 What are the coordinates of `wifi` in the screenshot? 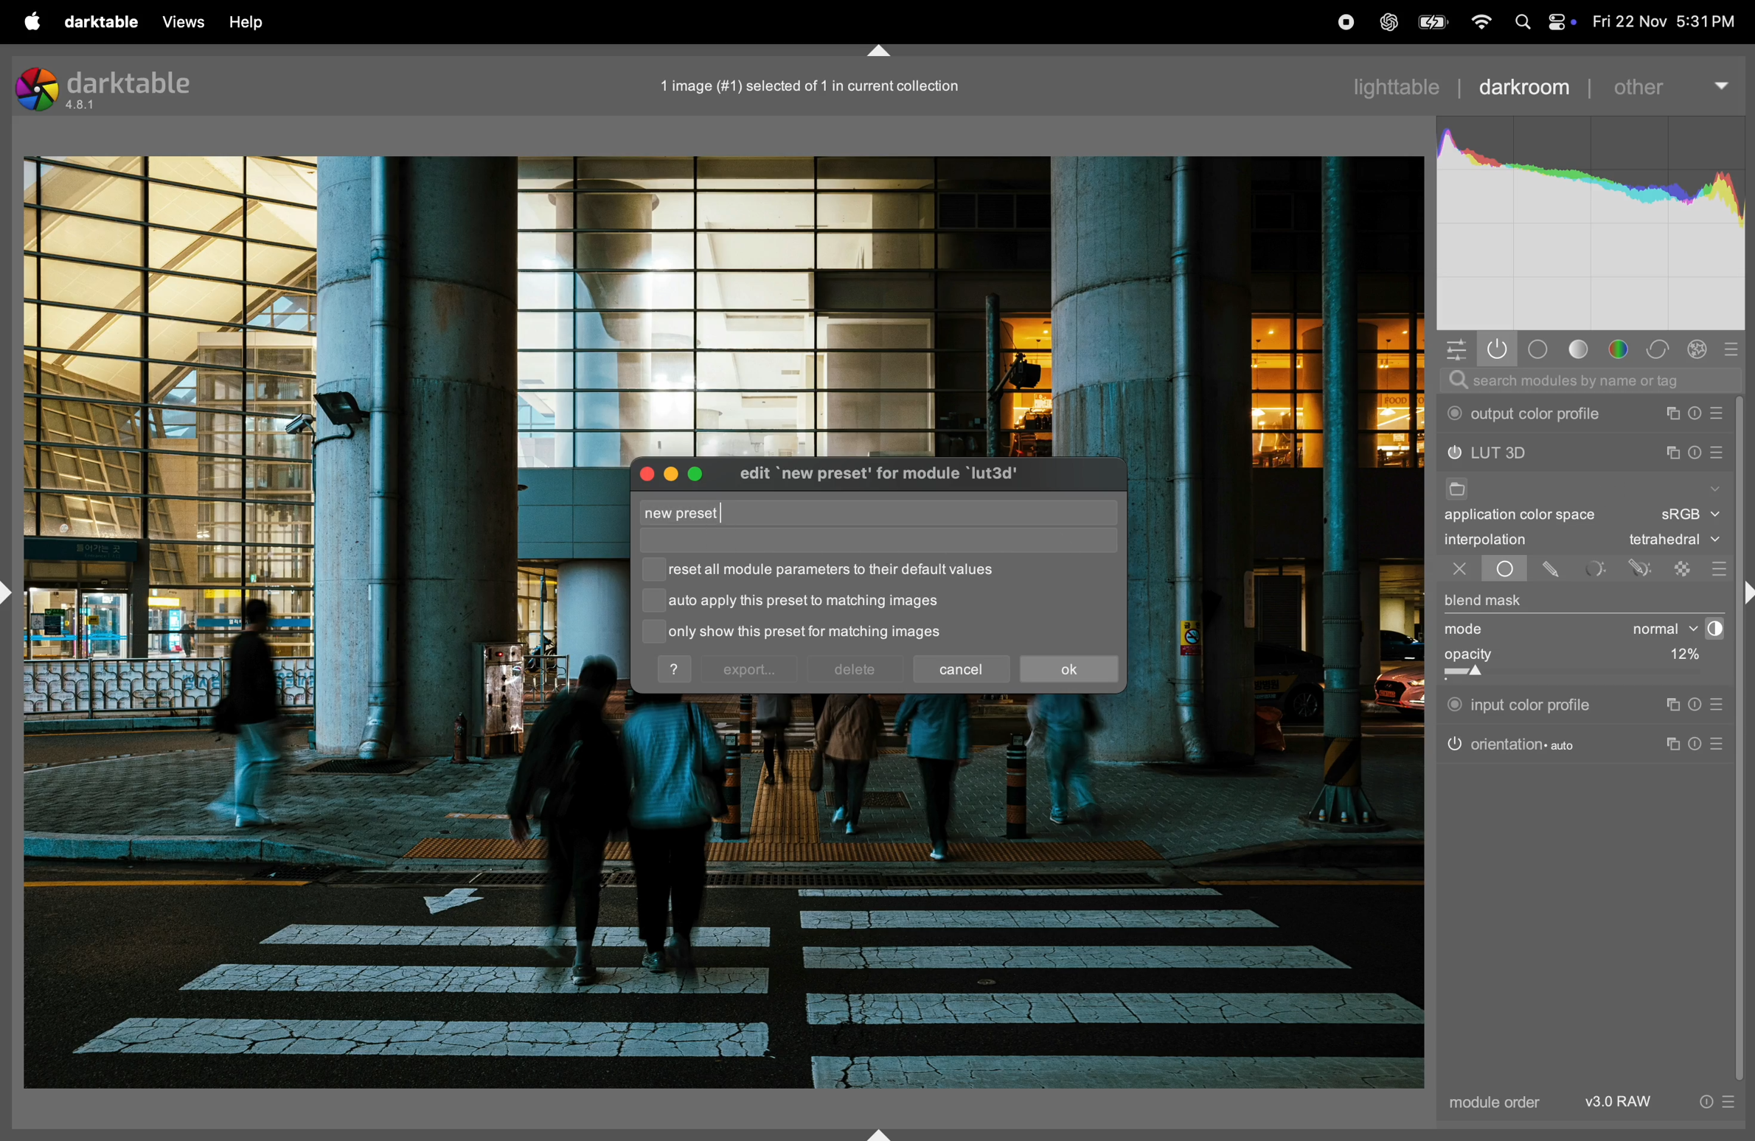 It's located at (1479, 24).